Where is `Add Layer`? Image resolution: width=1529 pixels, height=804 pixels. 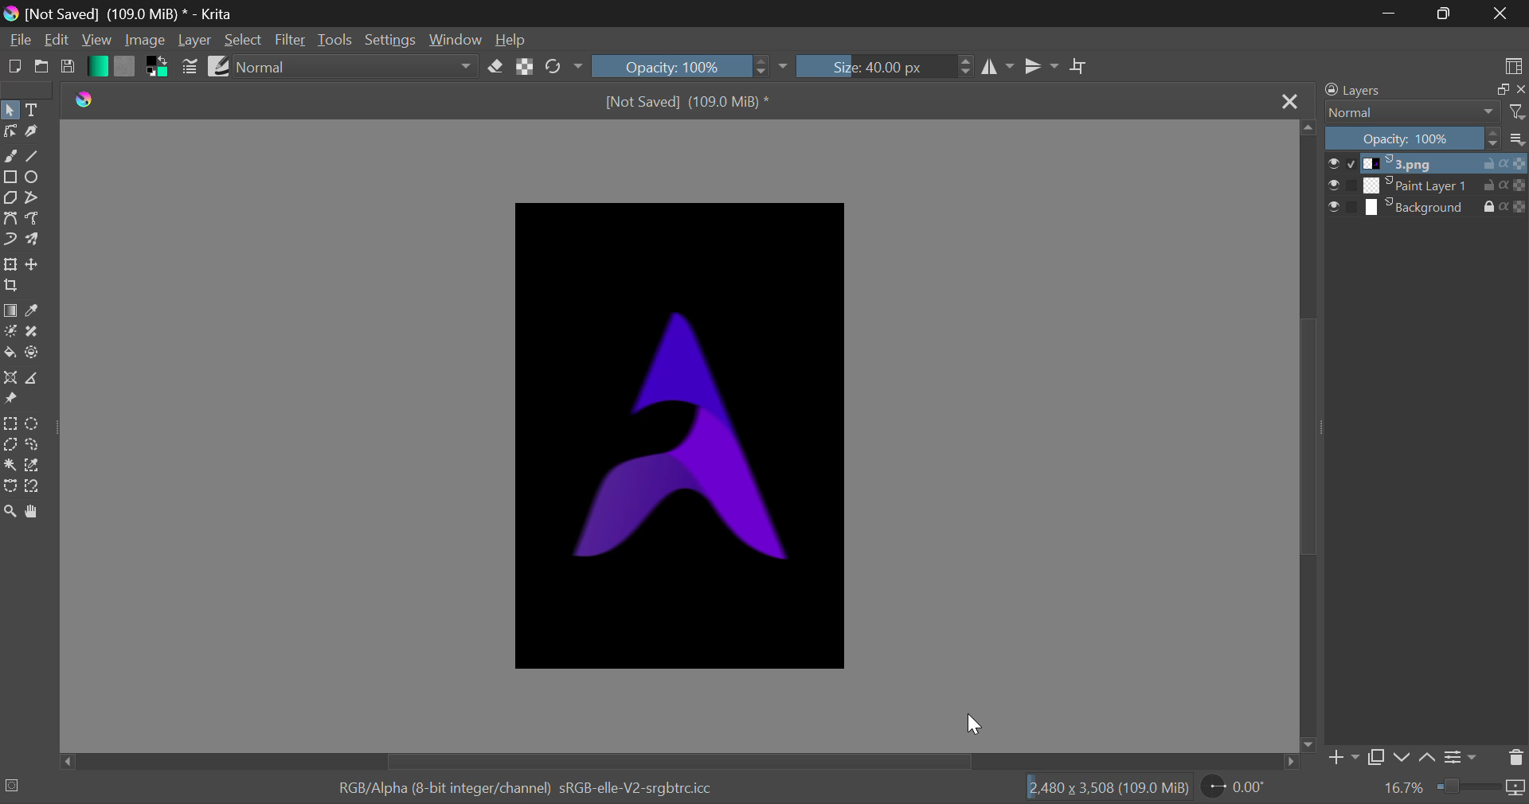
Add Layer is located at coordinates (1343, 758).